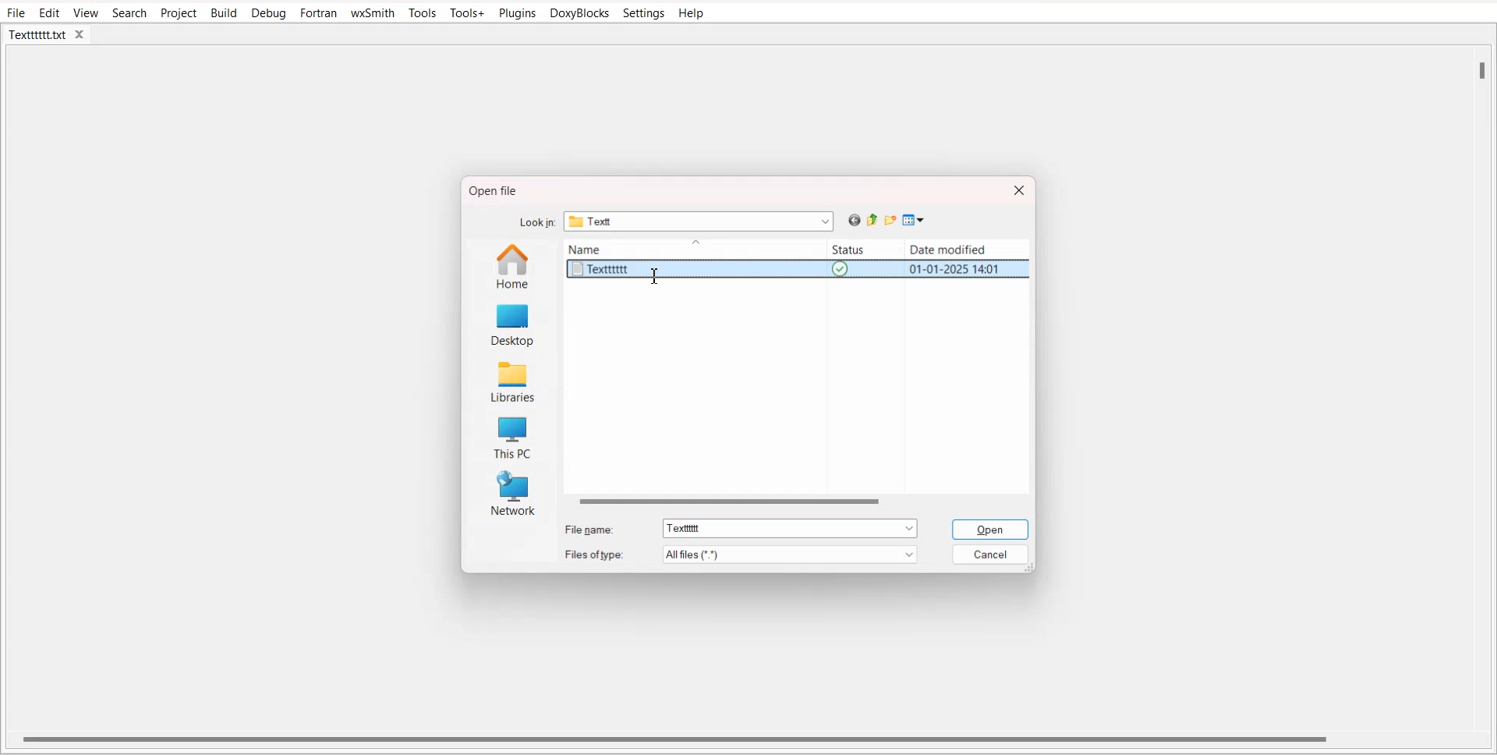  Describe the element at coordinates (579, 12) in the screenshot. I see `DoxyBlocks` at that location.